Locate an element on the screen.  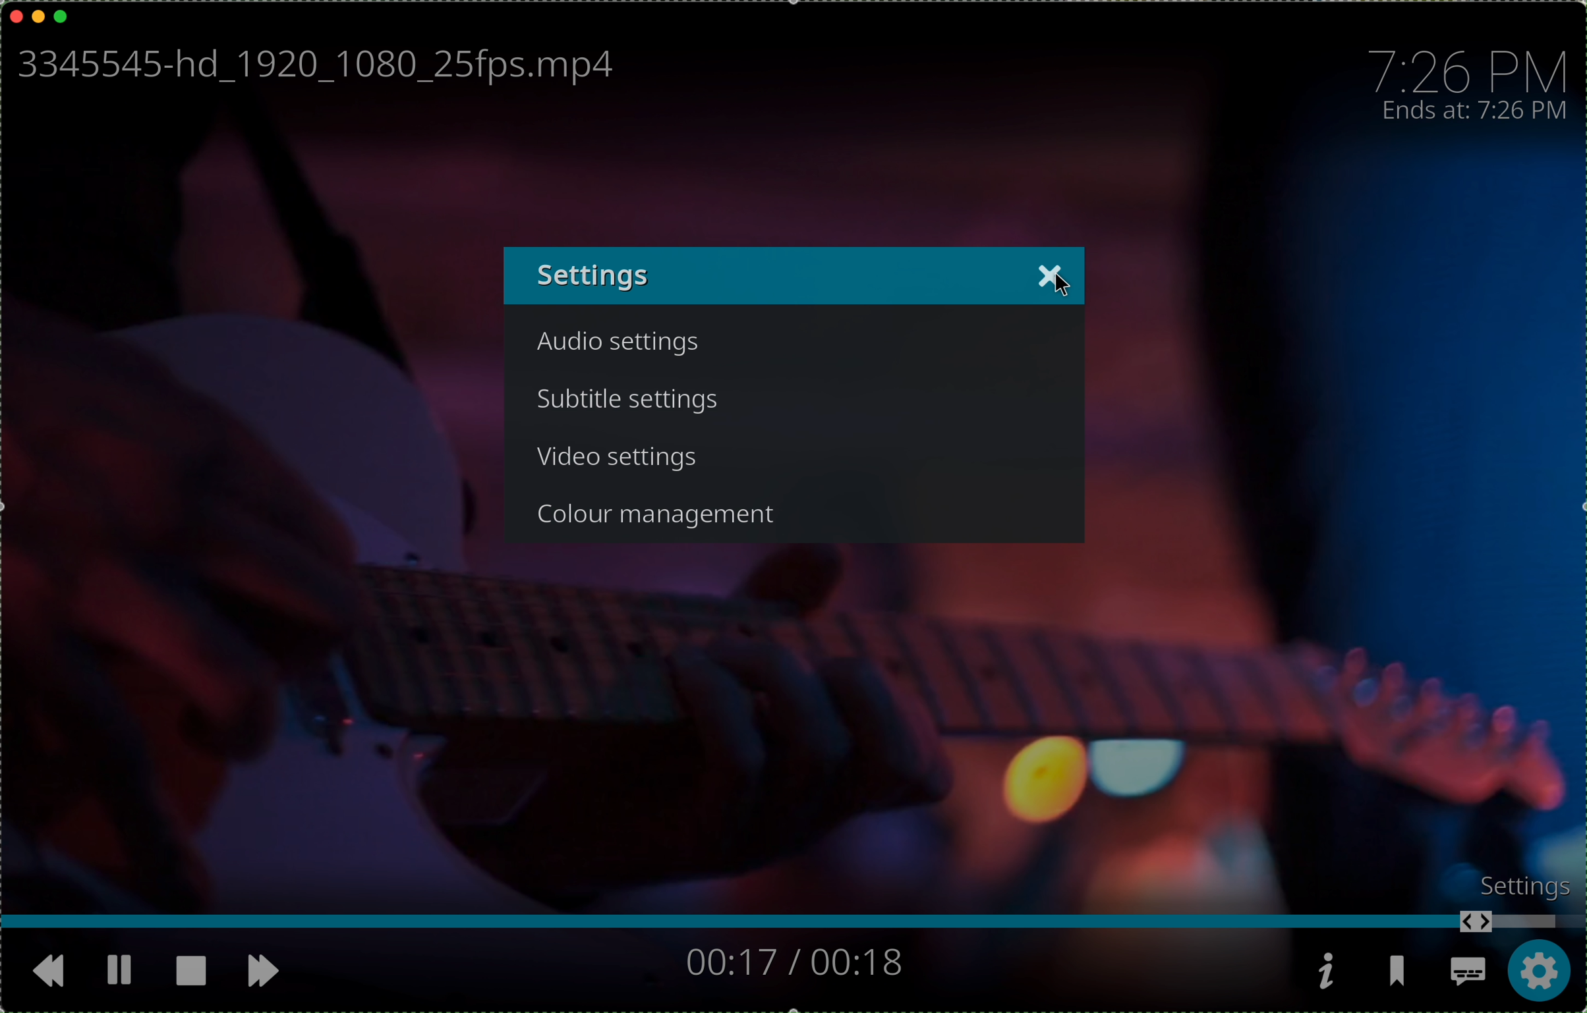
minimise is located at coordinates (38, 14).